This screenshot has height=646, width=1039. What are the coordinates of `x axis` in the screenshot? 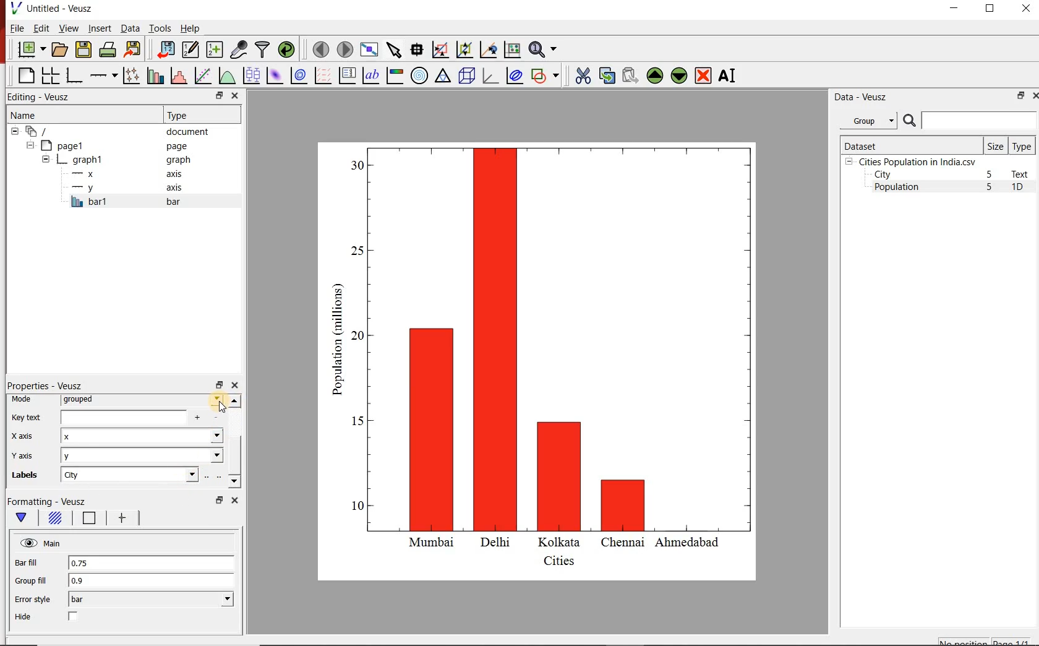 It's located at (129, 174).